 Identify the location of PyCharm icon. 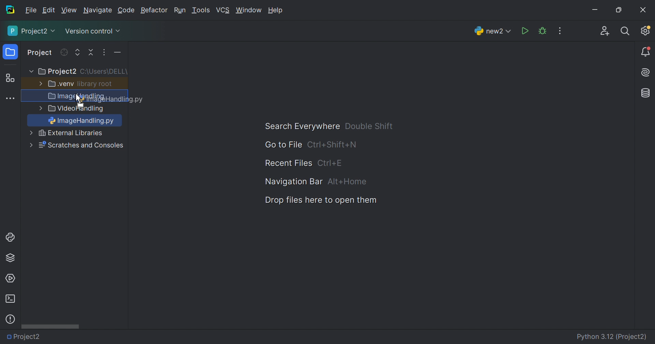
(10, 10).